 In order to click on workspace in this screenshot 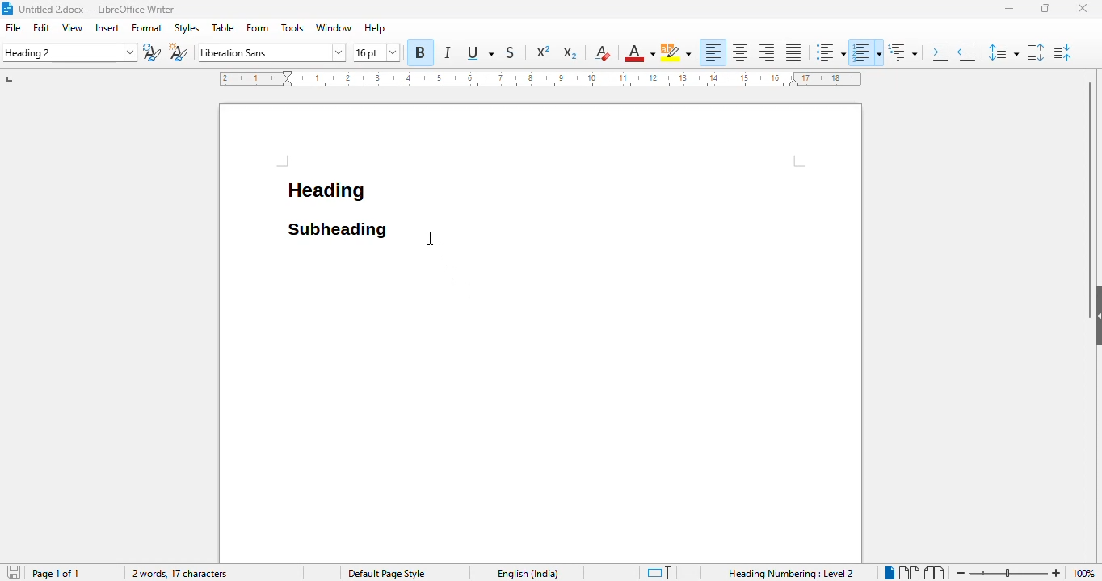, I will do `click(541, 331)`.